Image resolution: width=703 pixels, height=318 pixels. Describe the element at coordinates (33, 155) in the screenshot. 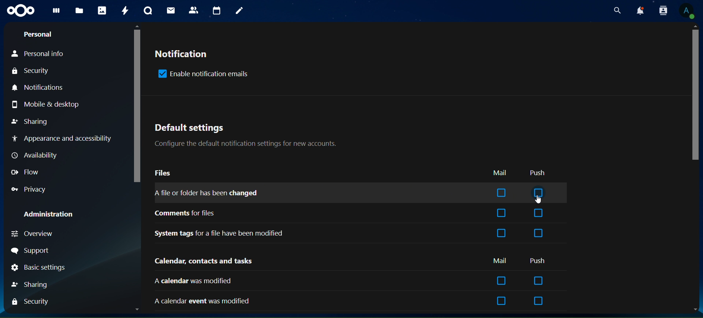

I see `availability` at that location.